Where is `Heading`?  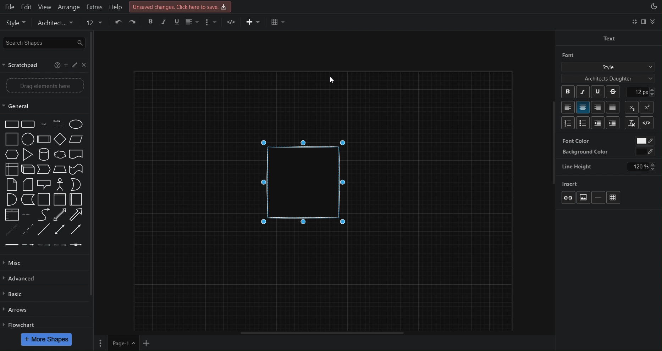
Heading is located at coordinates (613, 122).